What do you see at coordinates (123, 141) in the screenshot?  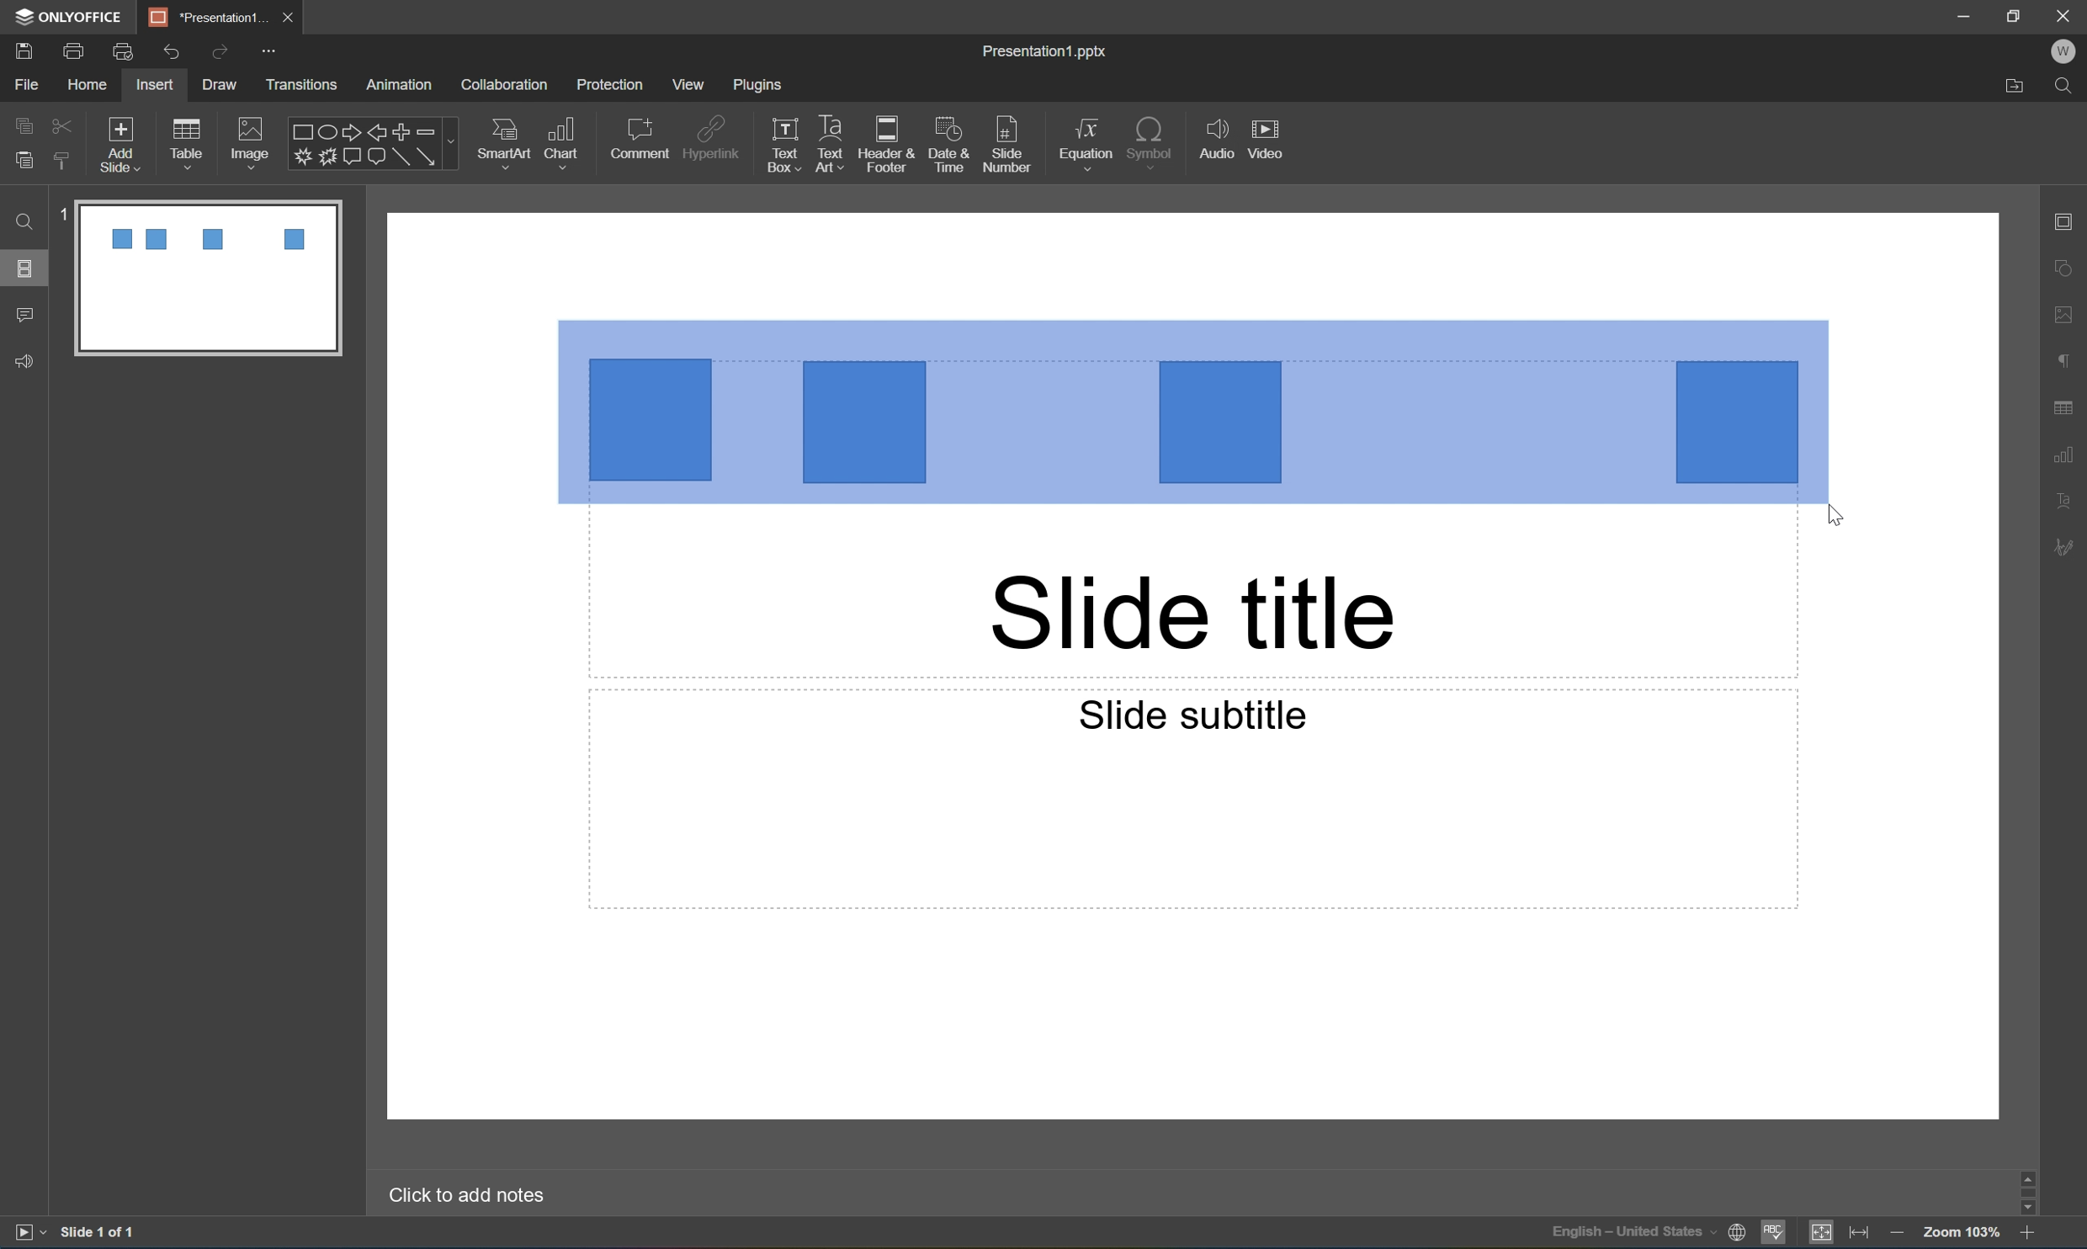 I see `add slide` at bounding box center [123, 141].